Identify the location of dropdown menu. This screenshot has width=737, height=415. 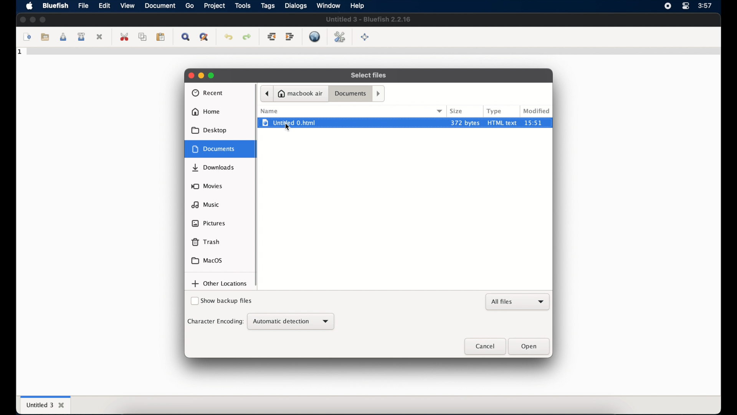
(440, 111).